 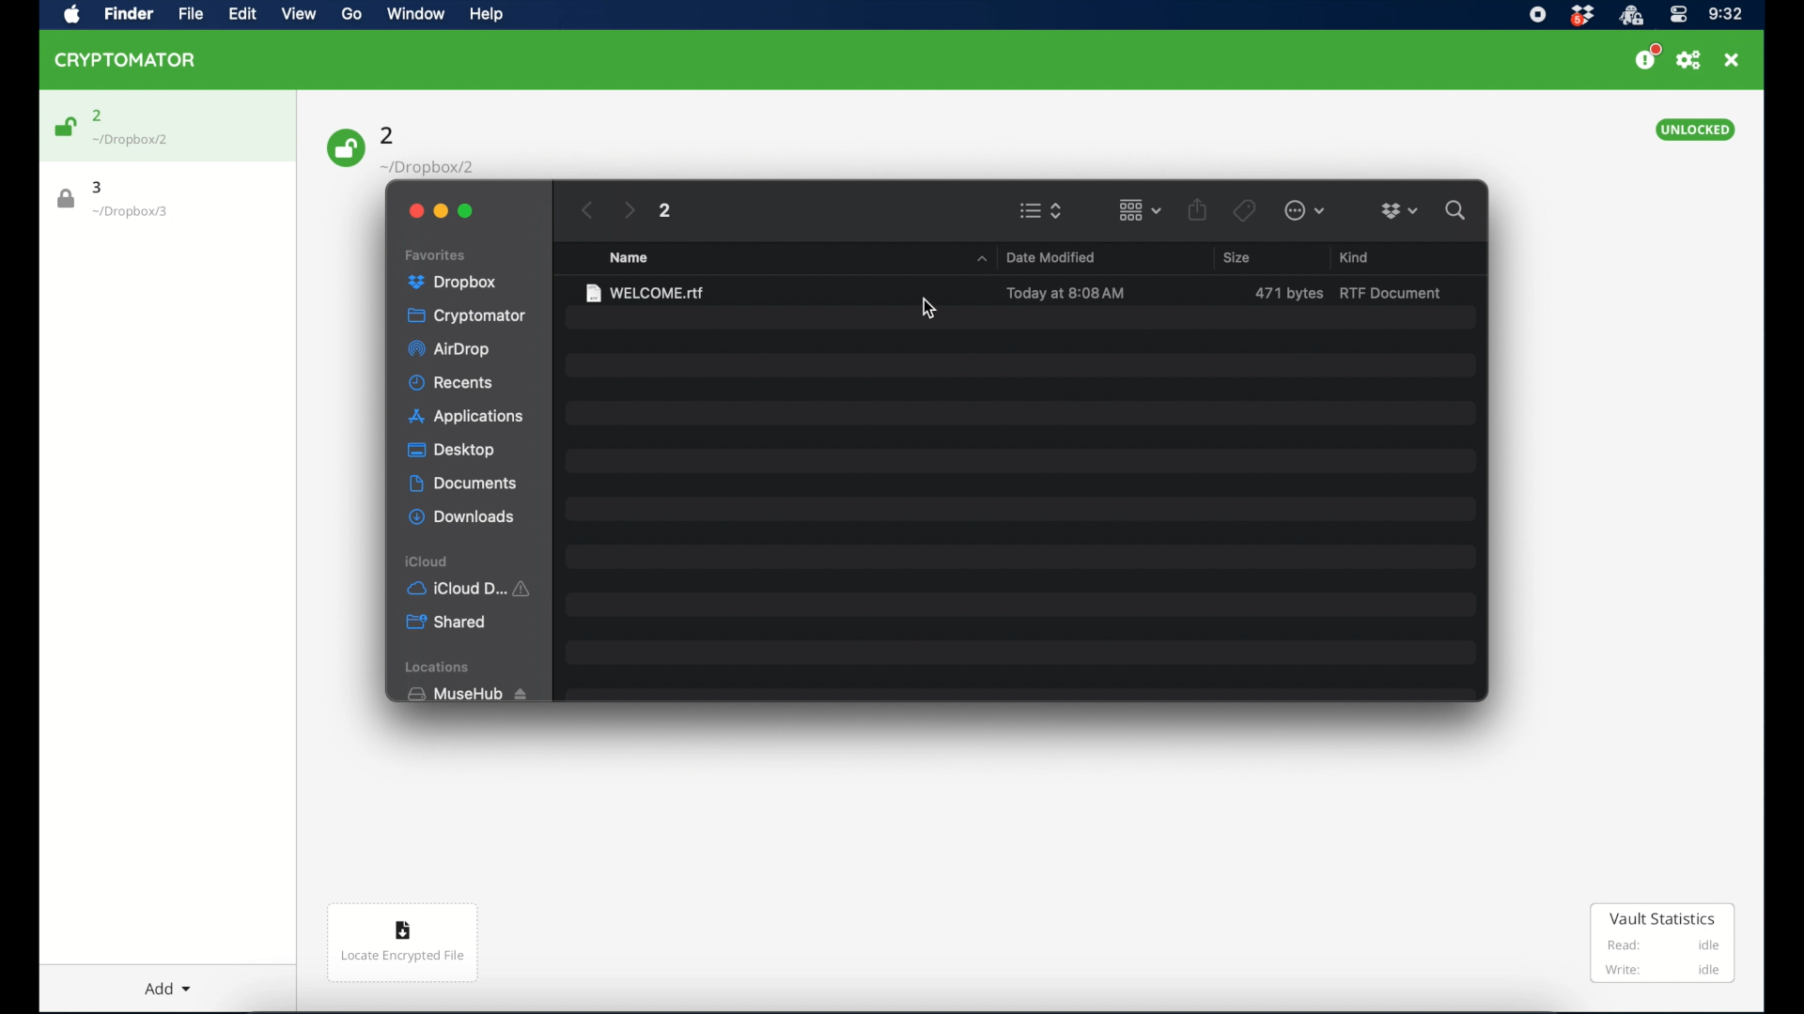 I want to click on documents, so click(x=464, y=484).